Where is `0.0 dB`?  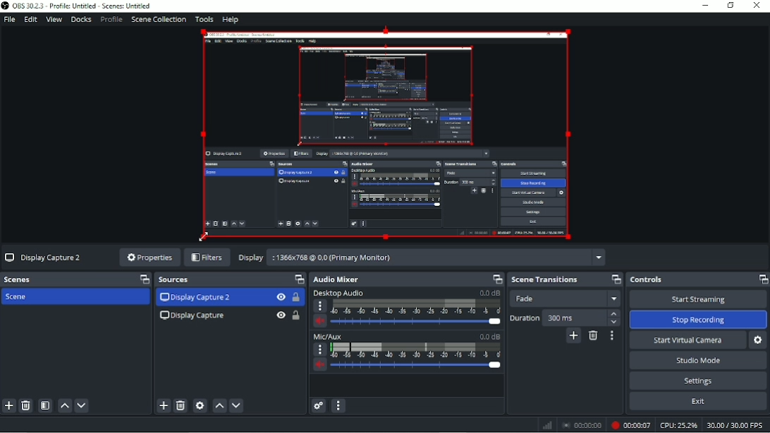
0.0 dB is located at coordinates (489, 293).